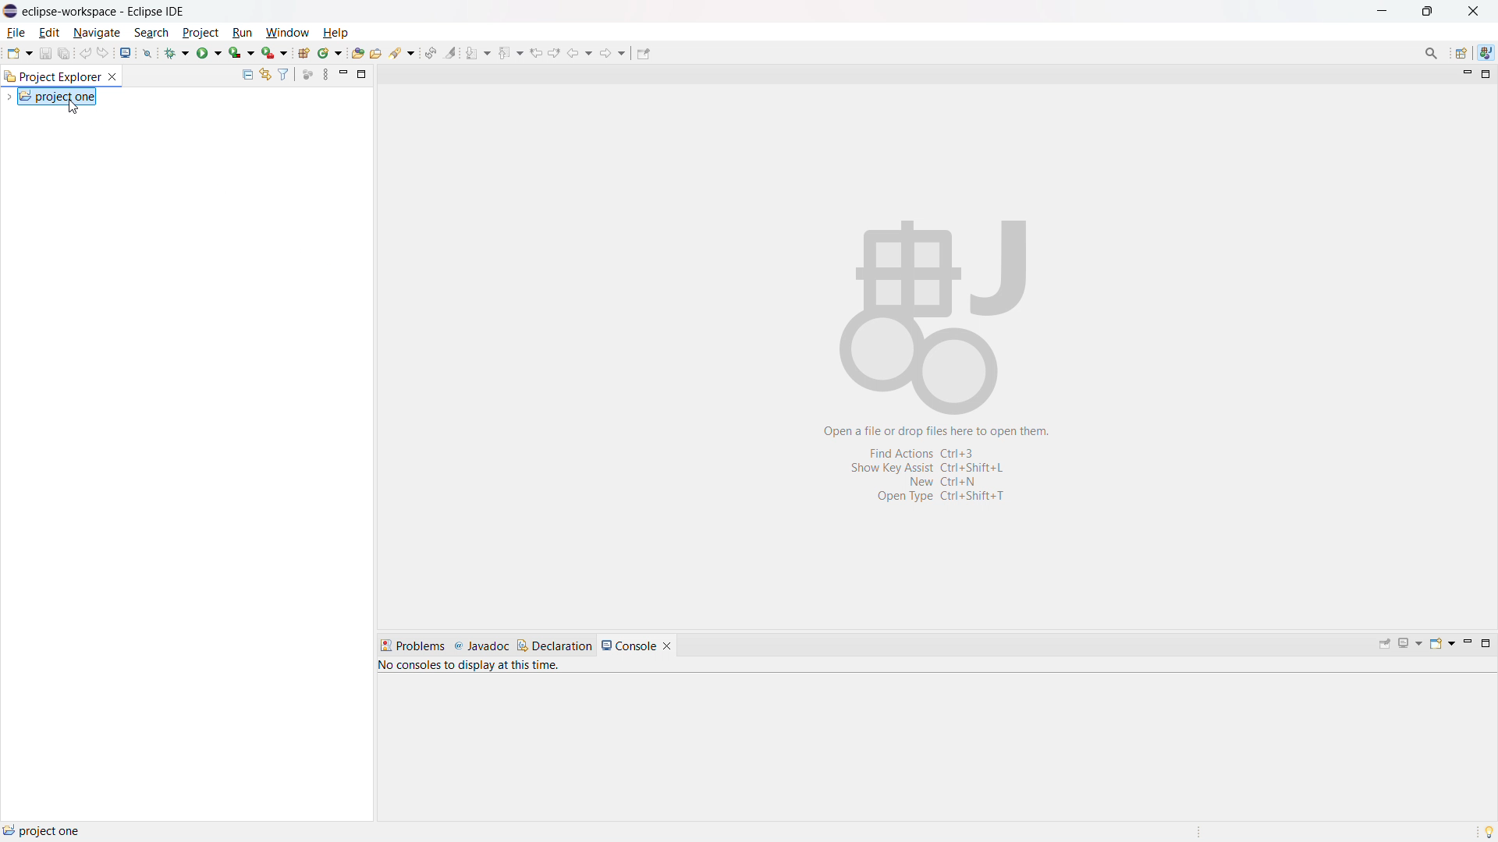 The width and height of the screenshot is (1498, 842). Describe the element at coordinates (73, 106) in the screenshot. I see `cursor` at that location.